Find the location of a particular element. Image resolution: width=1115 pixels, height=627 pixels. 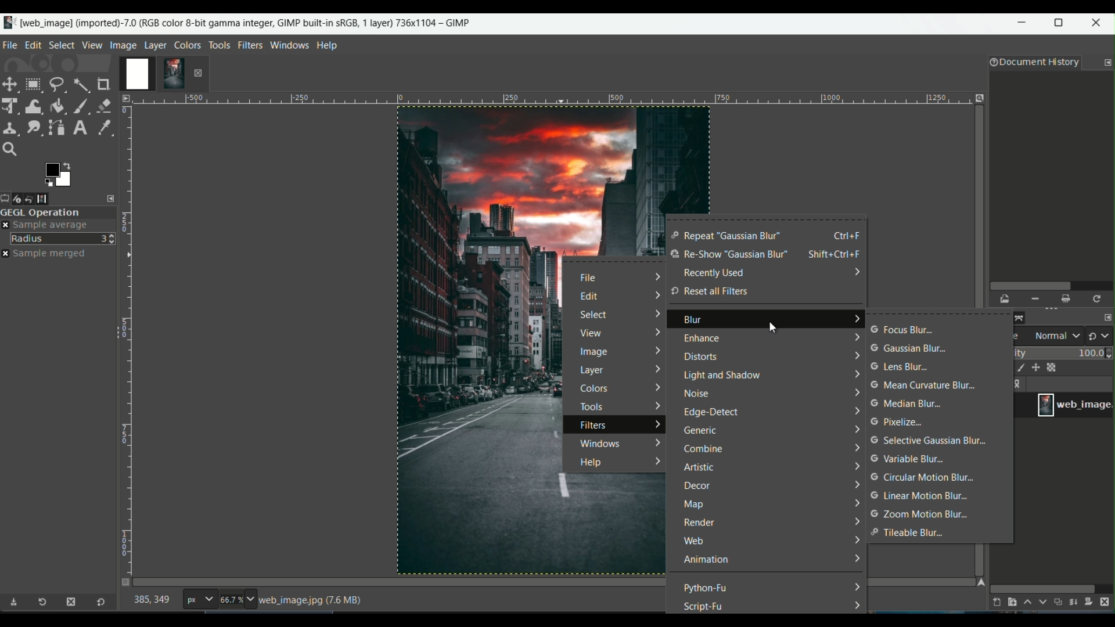

cursor is located at coordinates (774, 326).